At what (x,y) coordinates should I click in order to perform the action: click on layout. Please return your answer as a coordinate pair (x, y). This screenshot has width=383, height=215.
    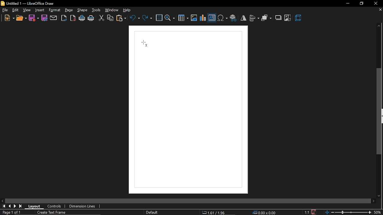
    Looking at the image, I should click on (36, 206).